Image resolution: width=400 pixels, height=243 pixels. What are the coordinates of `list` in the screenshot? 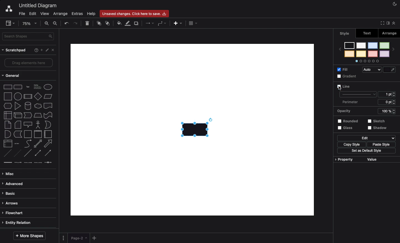 It's located at (7, 143).